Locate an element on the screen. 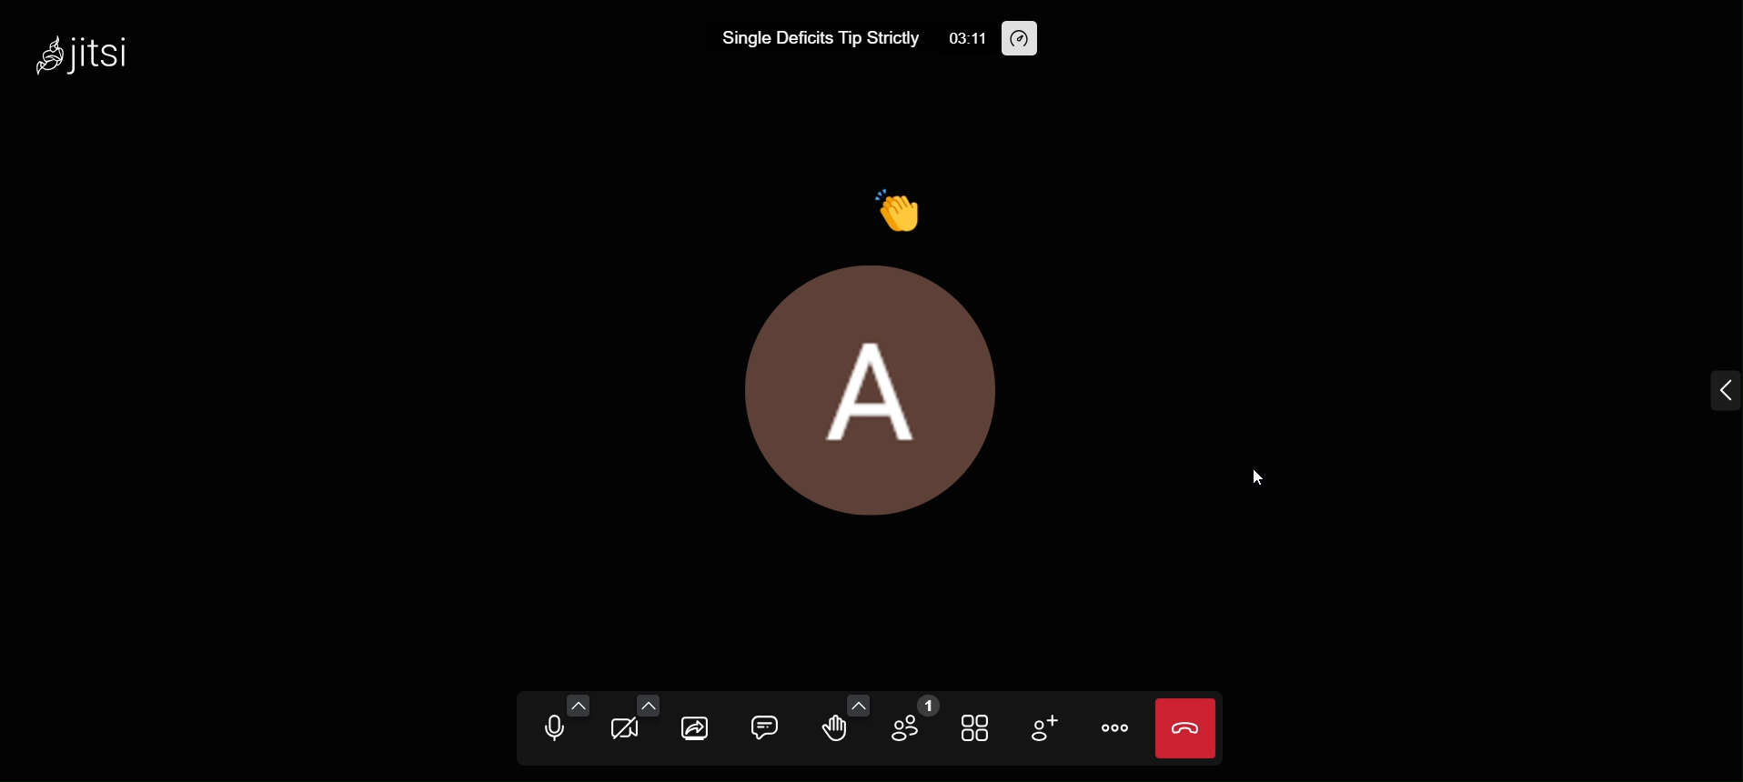 This screenshot has height=782, width=1743. toggle tile view is located at coordinates (979, 729).